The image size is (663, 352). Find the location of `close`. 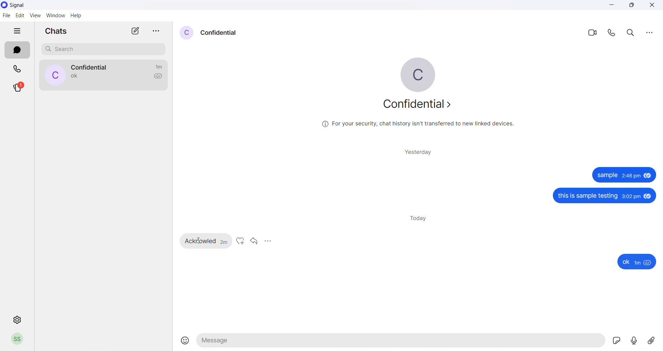

close is located at coordinates (652, 5).